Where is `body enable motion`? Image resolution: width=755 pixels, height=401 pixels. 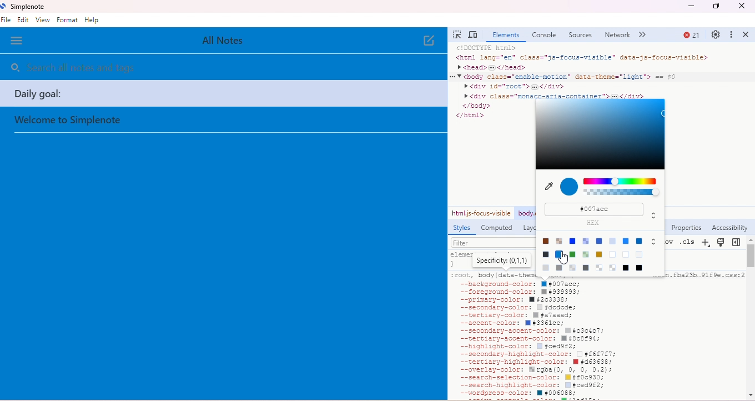 body enable motion is located at coordinates (526, 214).